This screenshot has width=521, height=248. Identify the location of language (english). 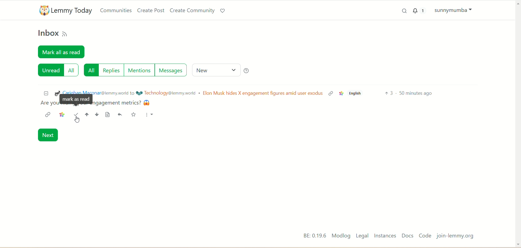
(356, 94).